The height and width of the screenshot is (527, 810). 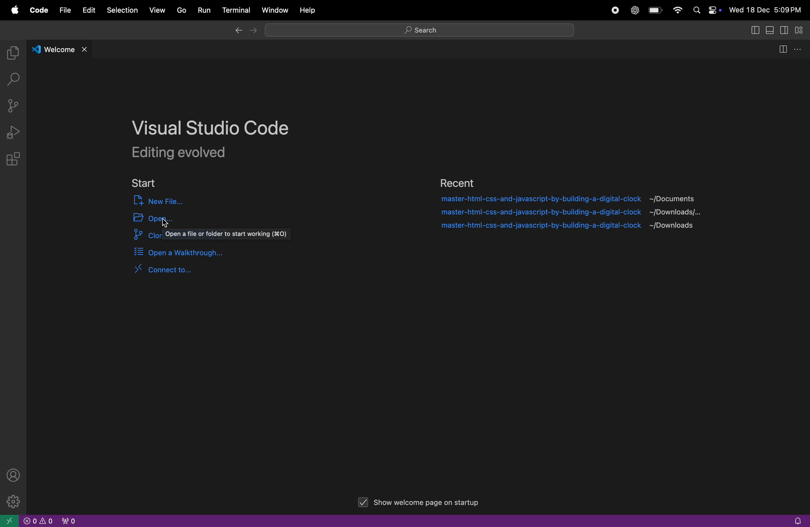 I want to click on file, so click(x=569, y=211).